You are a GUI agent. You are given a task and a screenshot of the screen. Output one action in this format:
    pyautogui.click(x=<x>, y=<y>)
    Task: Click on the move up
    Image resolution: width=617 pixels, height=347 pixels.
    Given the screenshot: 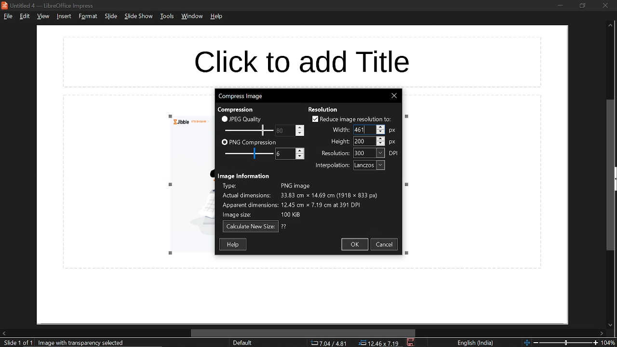 What is the action you would take?
    pyautogui.click(x=610, y=27)
    